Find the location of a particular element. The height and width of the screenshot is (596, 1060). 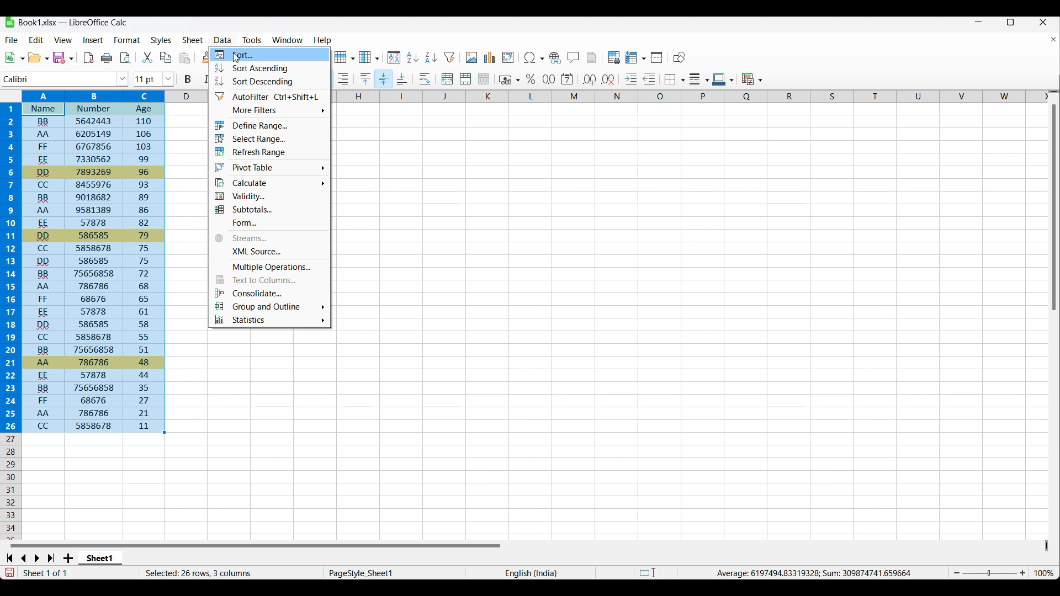

Current border color and other border color options is located at coordinates (723, 79).